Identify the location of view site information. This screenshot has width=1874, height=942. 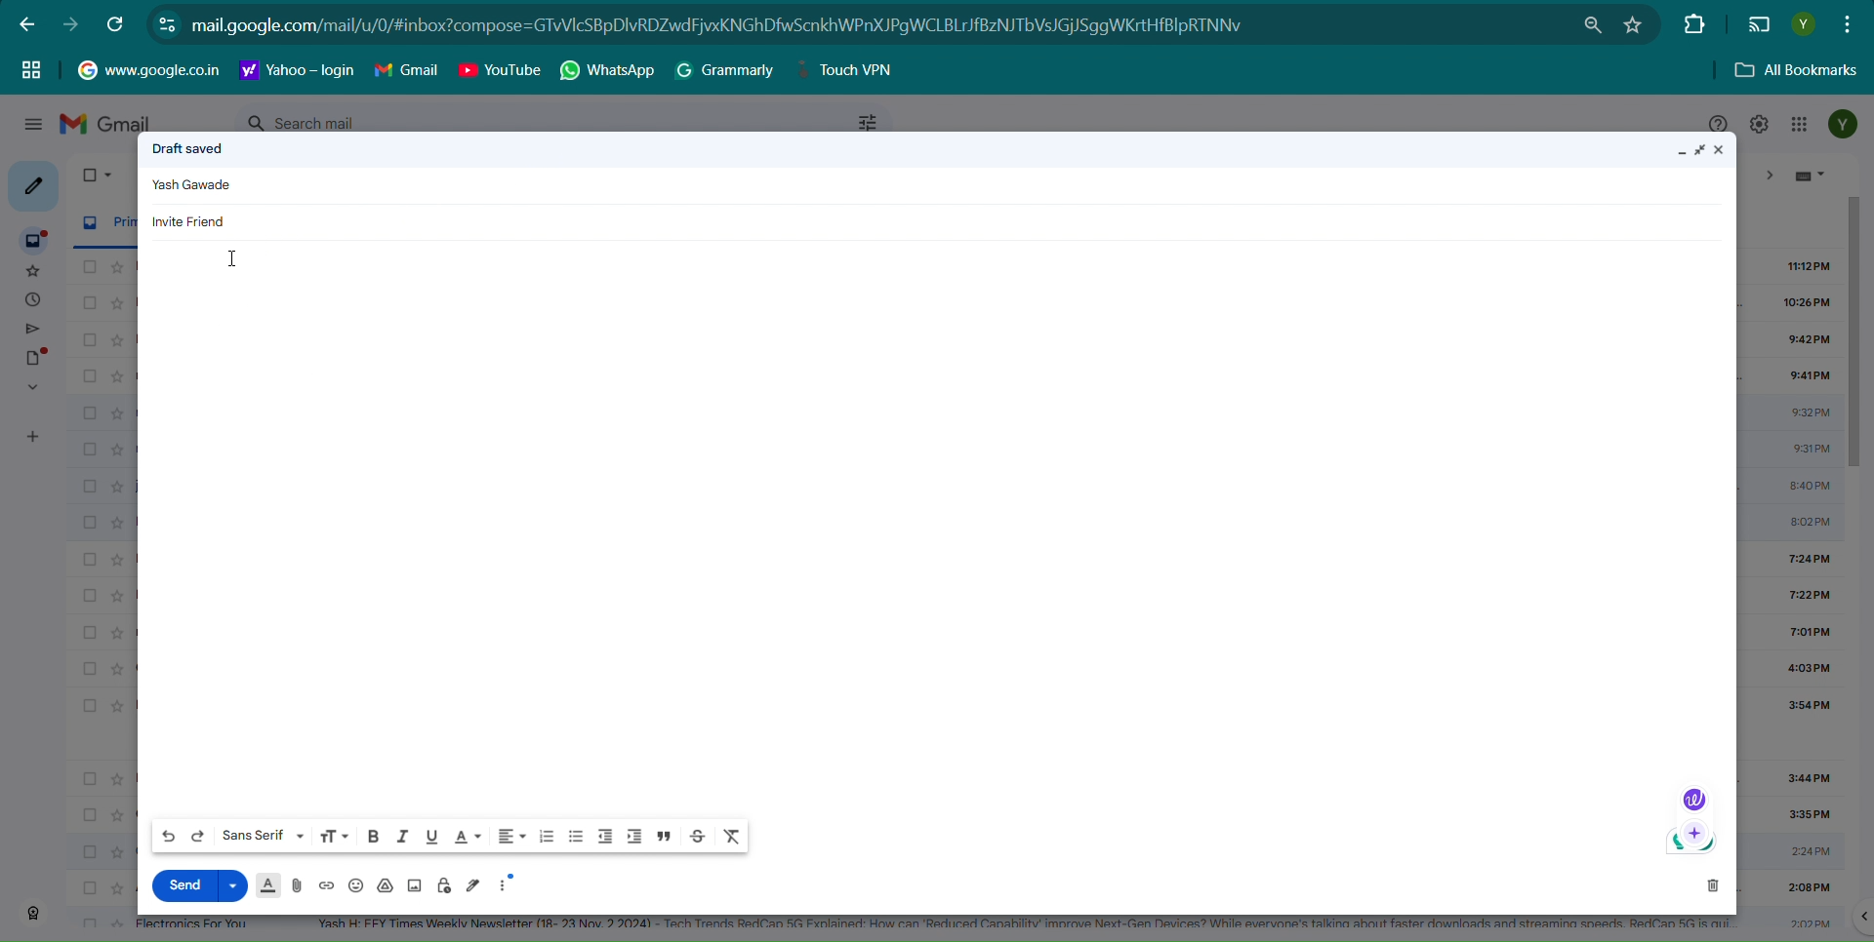
(167, 23).